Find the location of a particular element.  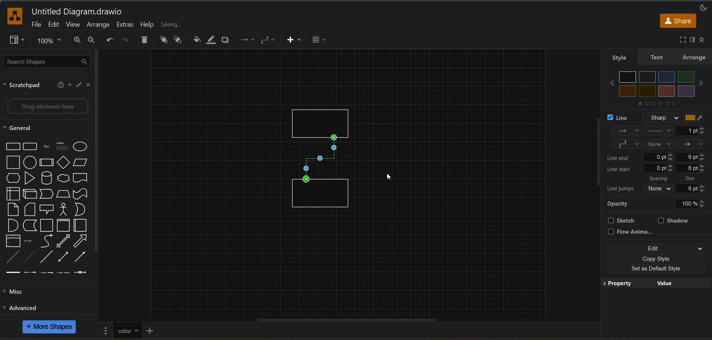

view is located at coordinates (74, 26).